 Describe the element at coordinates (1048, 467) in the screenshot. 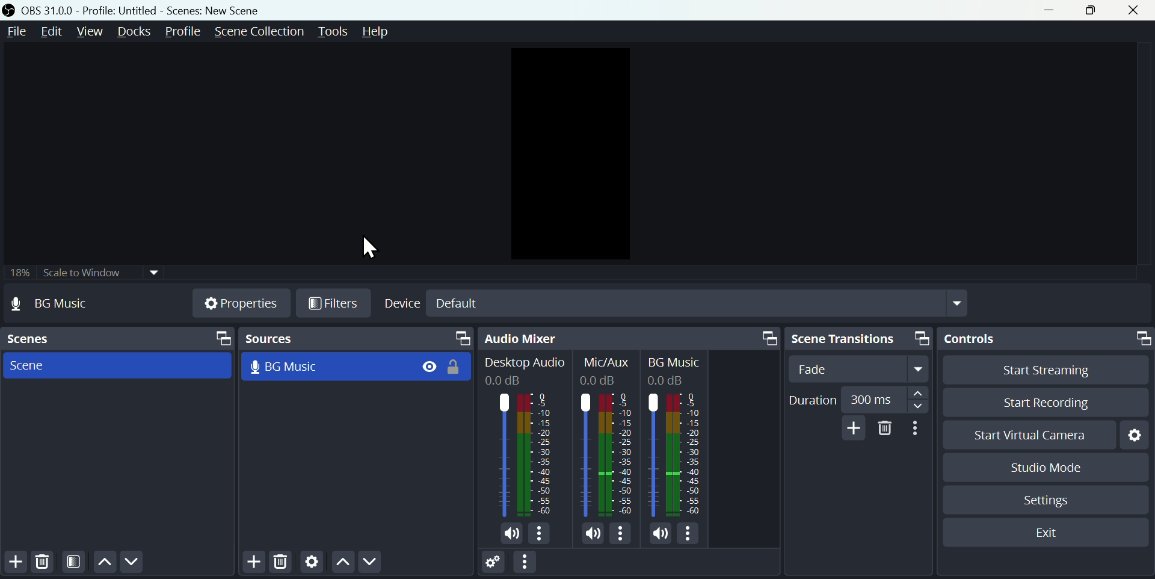

I see `Studio mode` at that location.